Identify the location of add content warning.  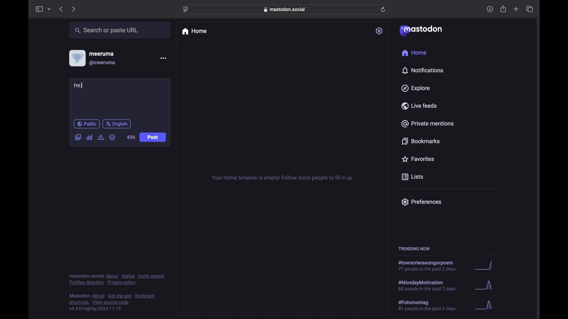
(101, 137).